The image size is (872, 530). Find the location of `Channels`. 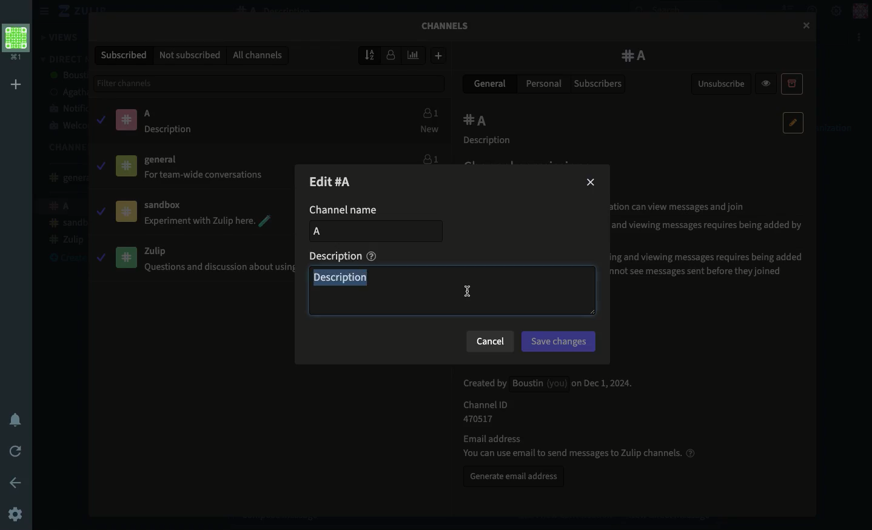

Channels is located at coordinates (62, 147).